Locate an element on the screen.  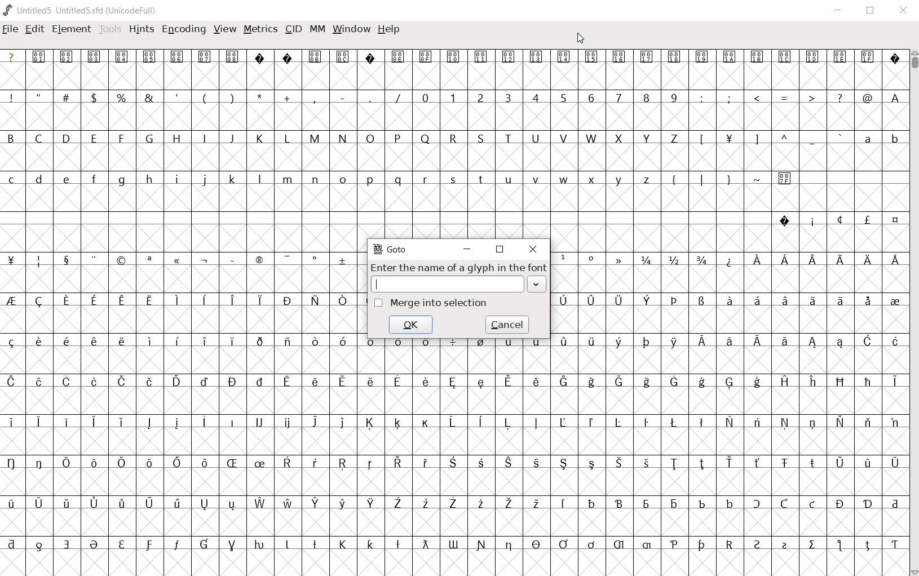
Symbol is located at coordinates (260, 504).